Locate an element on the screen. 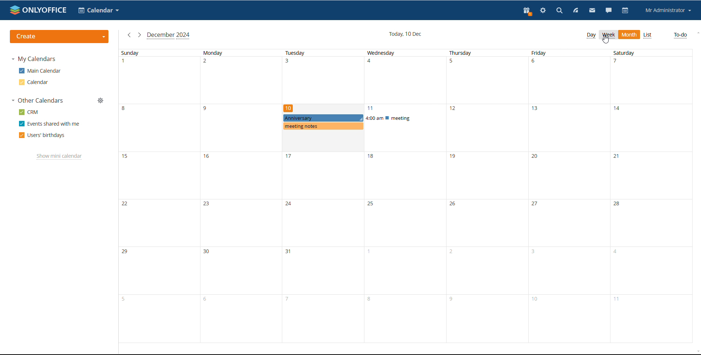 The height and width of the screenshot is (355, 701). sunday is located at coordinates (160, 196).